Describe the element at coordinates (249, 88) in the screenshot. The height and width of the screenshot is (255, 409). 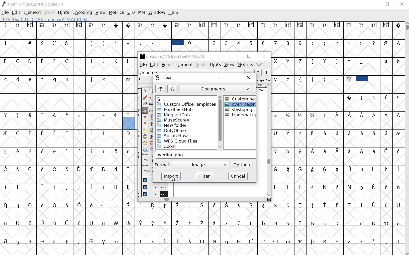
I see `drop down` at that location.